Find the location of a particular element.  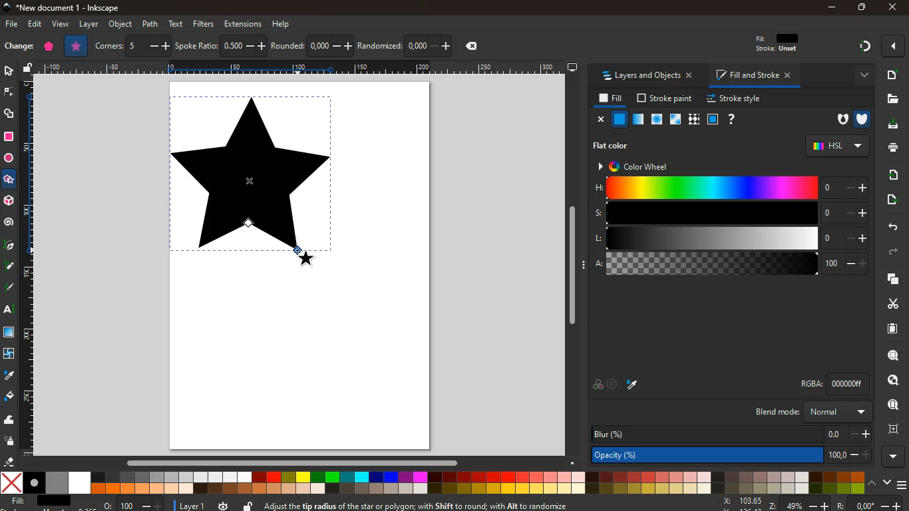

cut is located at coordinates (890, 304).